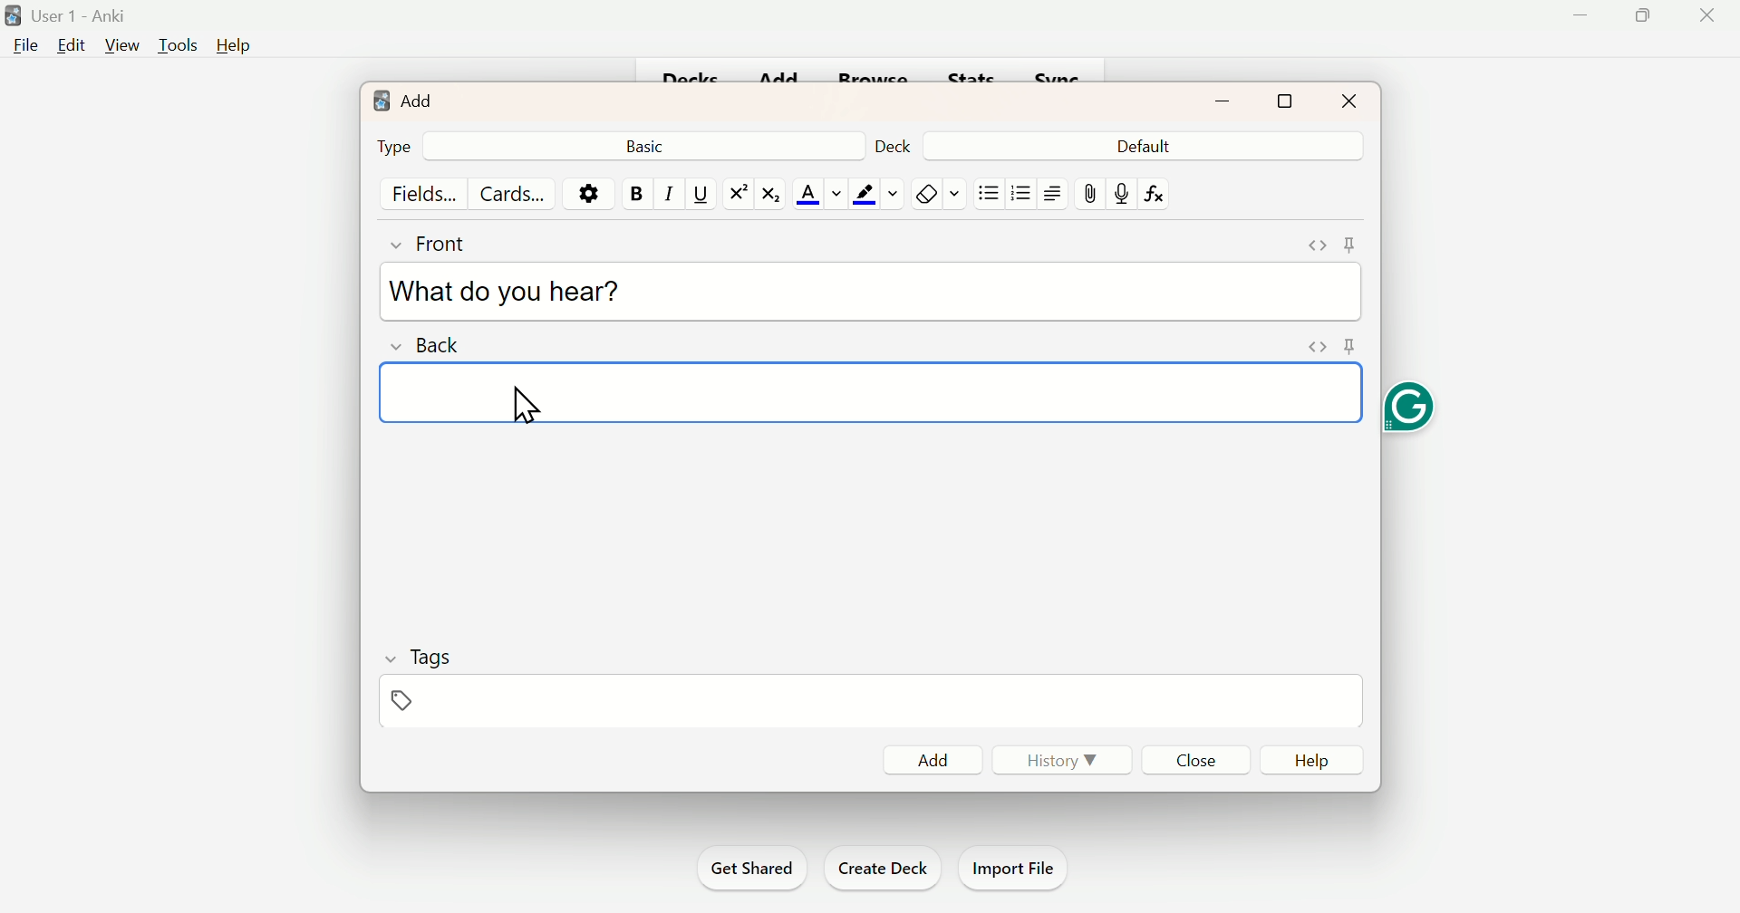 The height and width of the screenshot is (913, 1740). What do you see at coordinates (429, 194) in the screenshot?
I see `Fields...` at bounding box center [429, 194].